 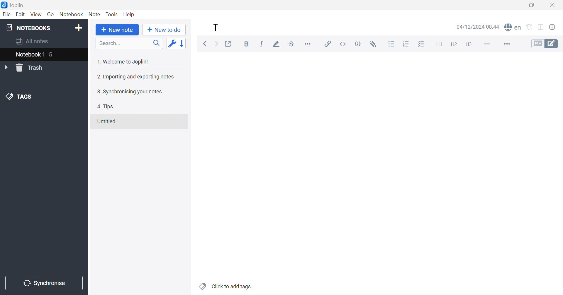 What do you see at coordinates (33, 41) in the screenshot?
I see `All notes` at bounding box center [33, 41].